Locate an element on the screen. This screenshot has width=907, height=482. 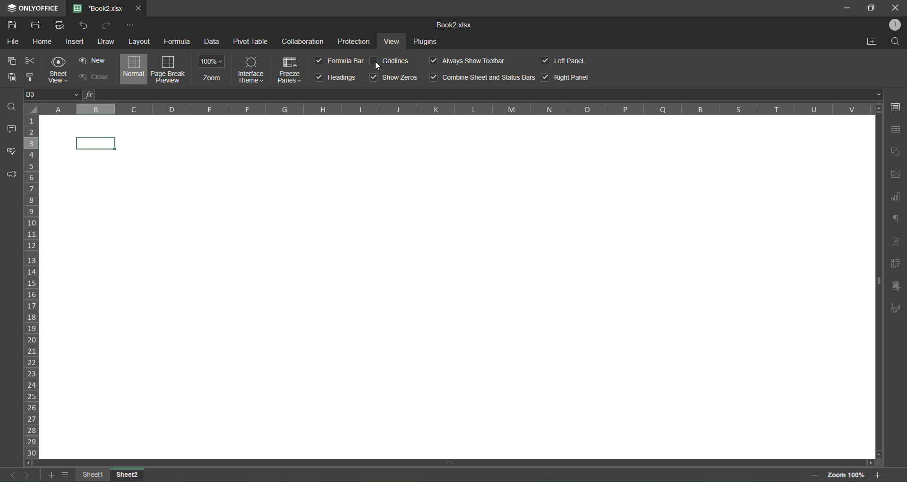
insert is located at coordinates (75, 41).